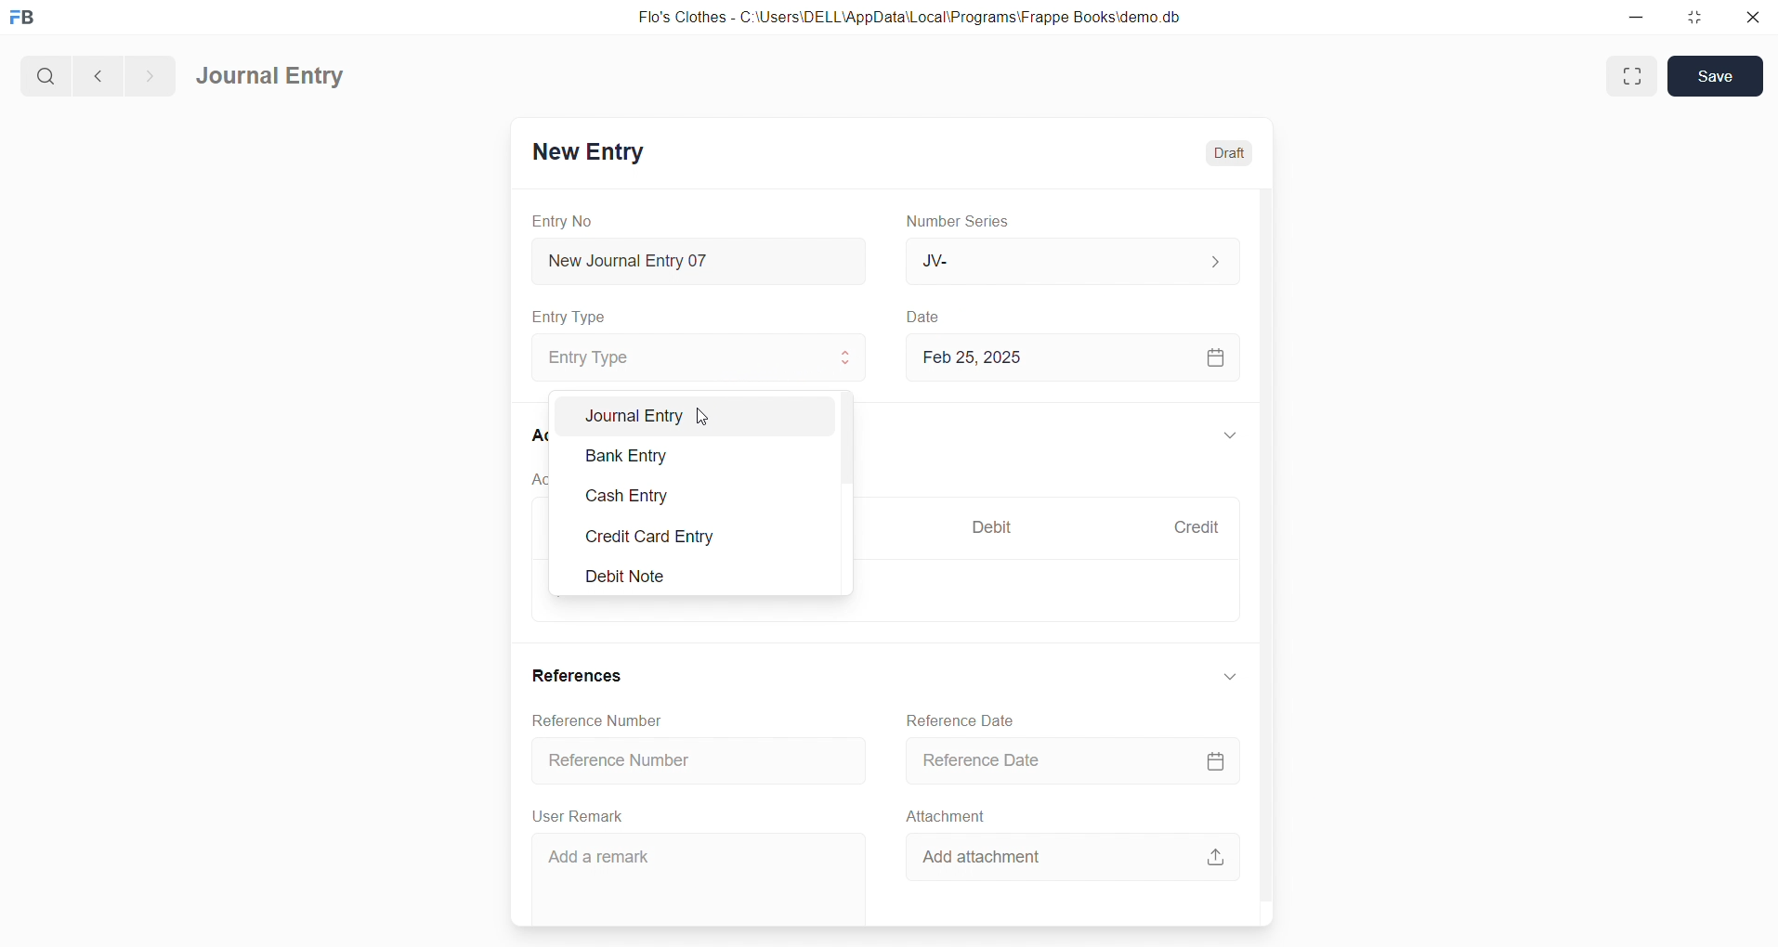  I want to click on close, so click(1751, 19).